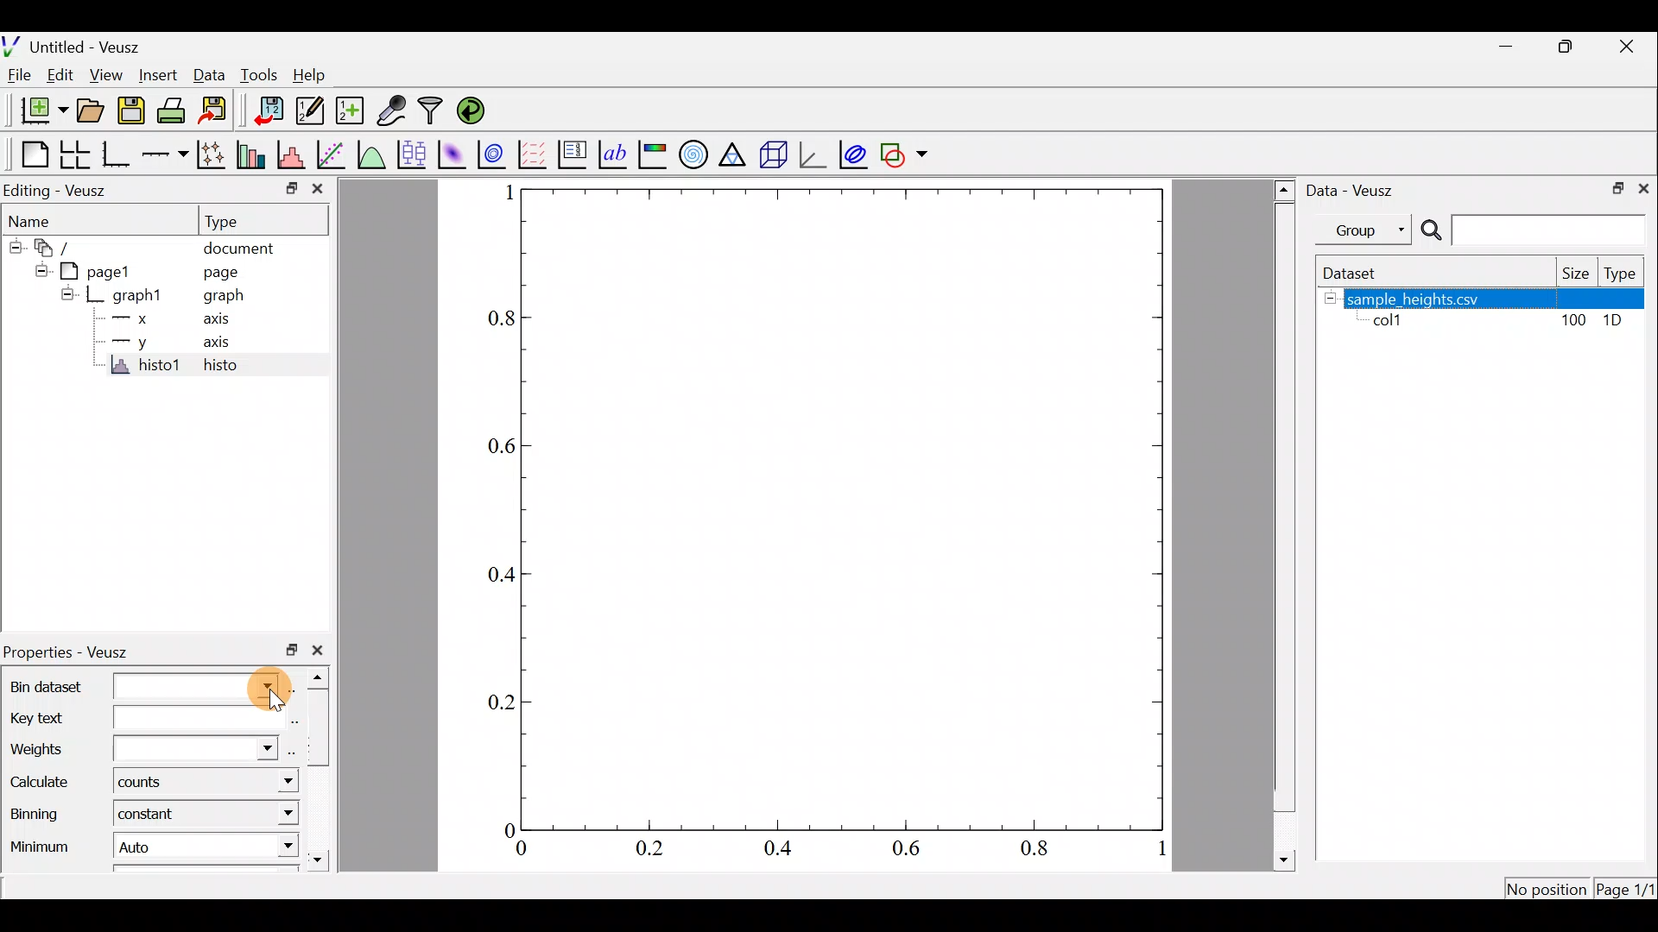 Image resolution: width=1658 pixels, height=932 pixels. I want to click on document, so click(242, 249).